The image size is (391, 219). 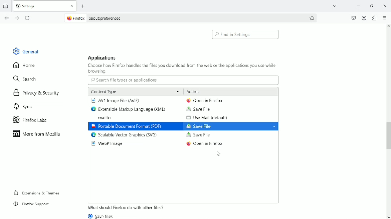 I want to click on Sync, so click(x=22, y=107).